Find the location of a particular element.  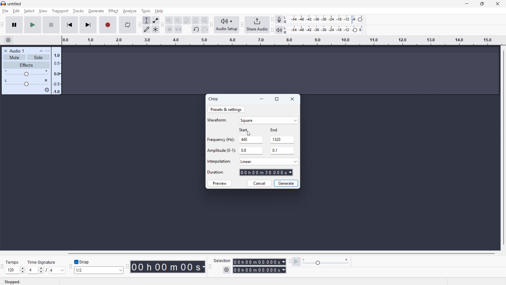

Silence audio selection  is located at coordinates (178, 29).